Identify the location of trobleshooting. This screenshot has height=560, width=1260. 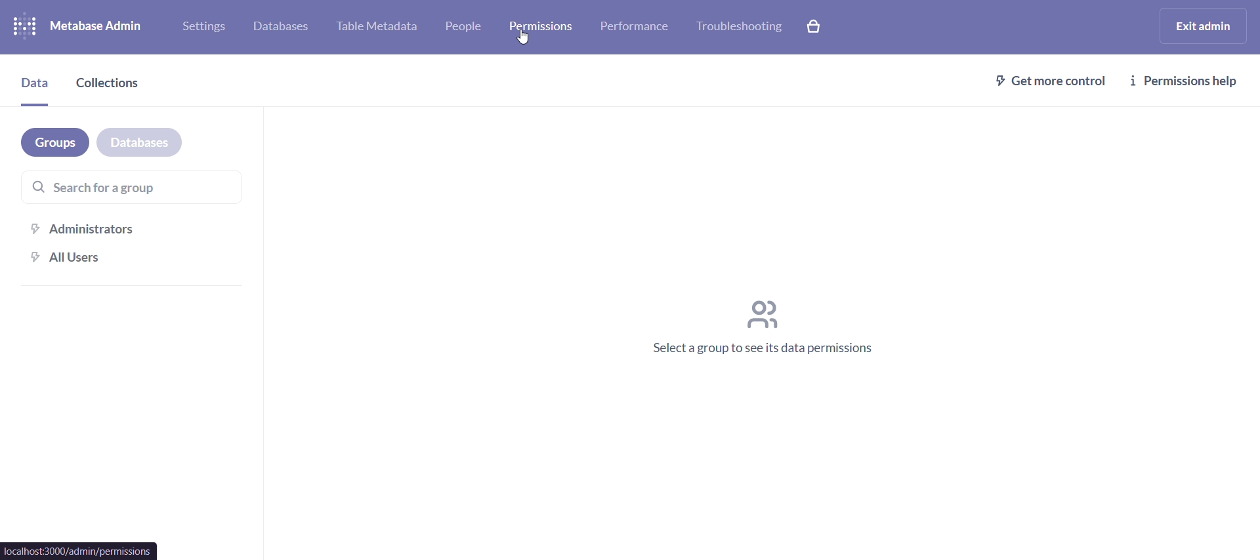
(738, 26).